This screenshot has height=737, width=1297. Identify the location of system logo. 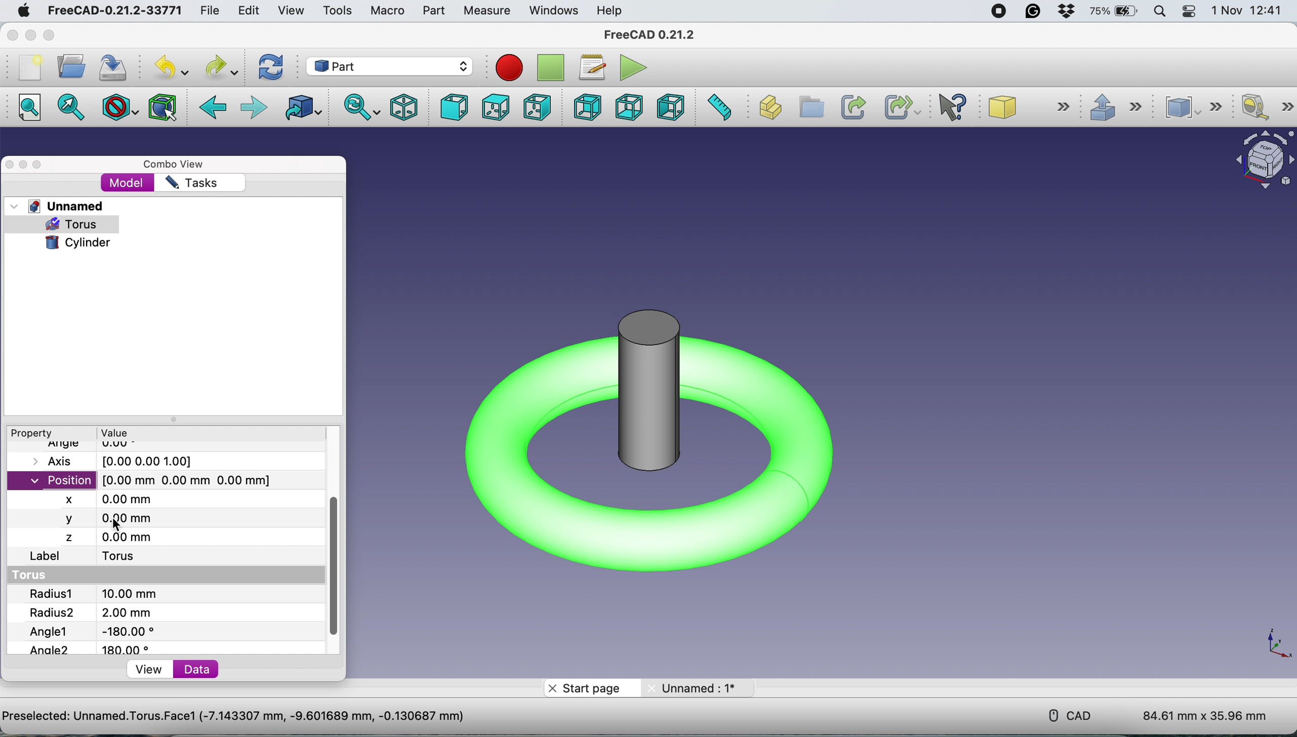
(24, 12).